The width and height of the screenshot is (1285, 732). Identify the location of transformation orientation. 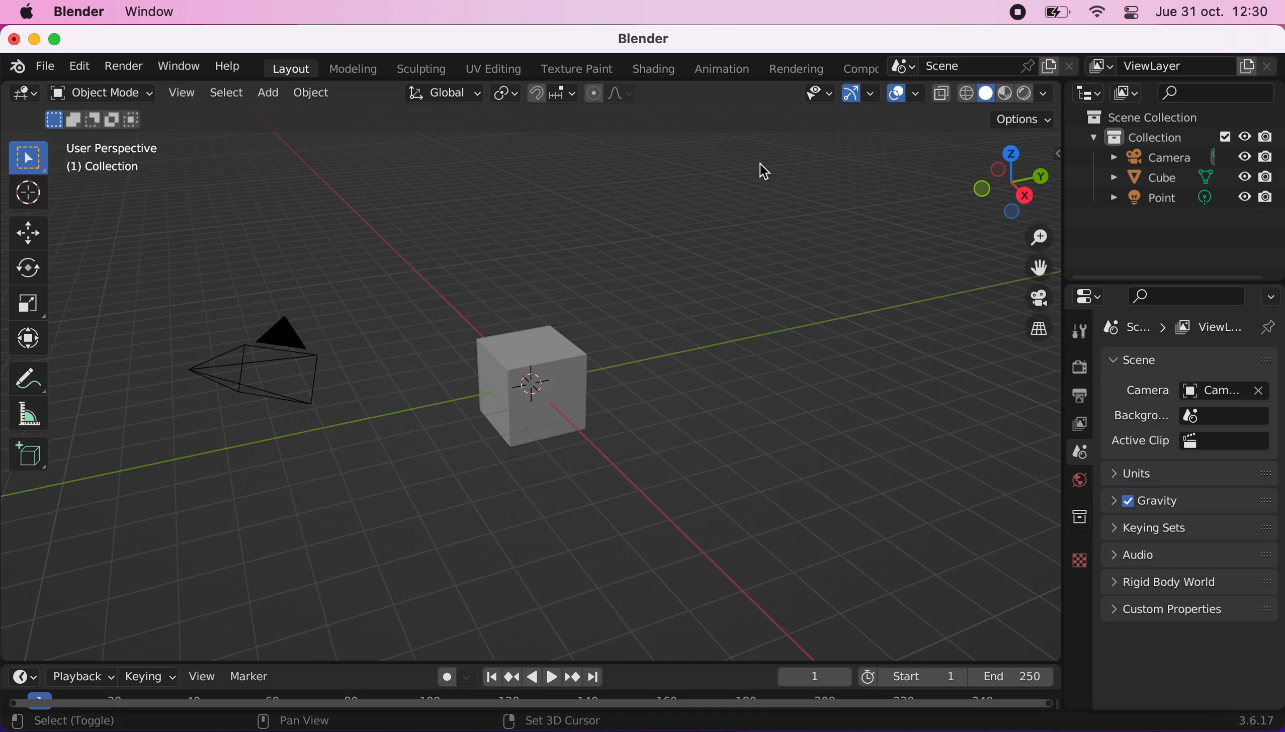
(442, 94).